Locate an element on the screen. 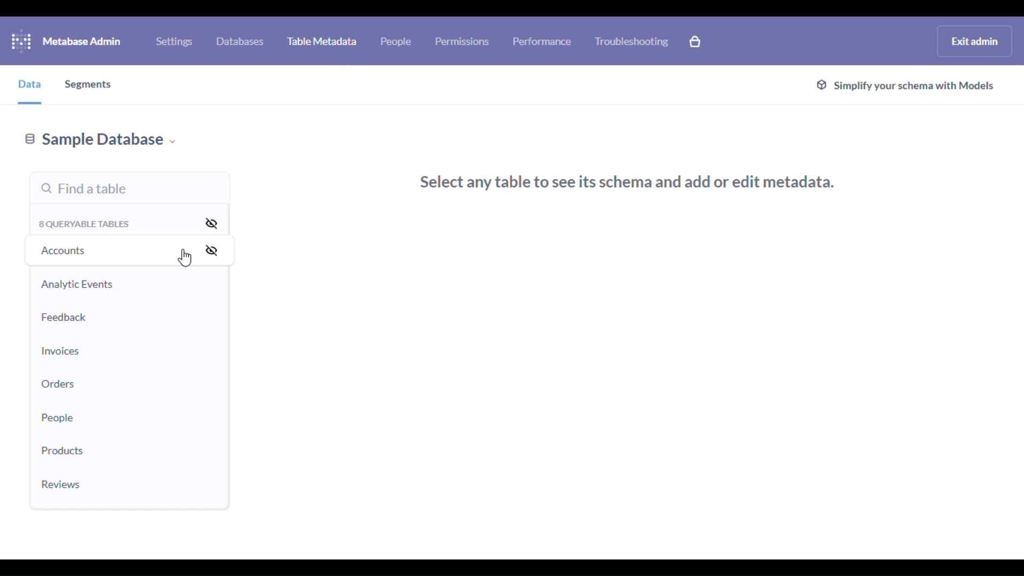  permissions is located at coordinates (463, 41).